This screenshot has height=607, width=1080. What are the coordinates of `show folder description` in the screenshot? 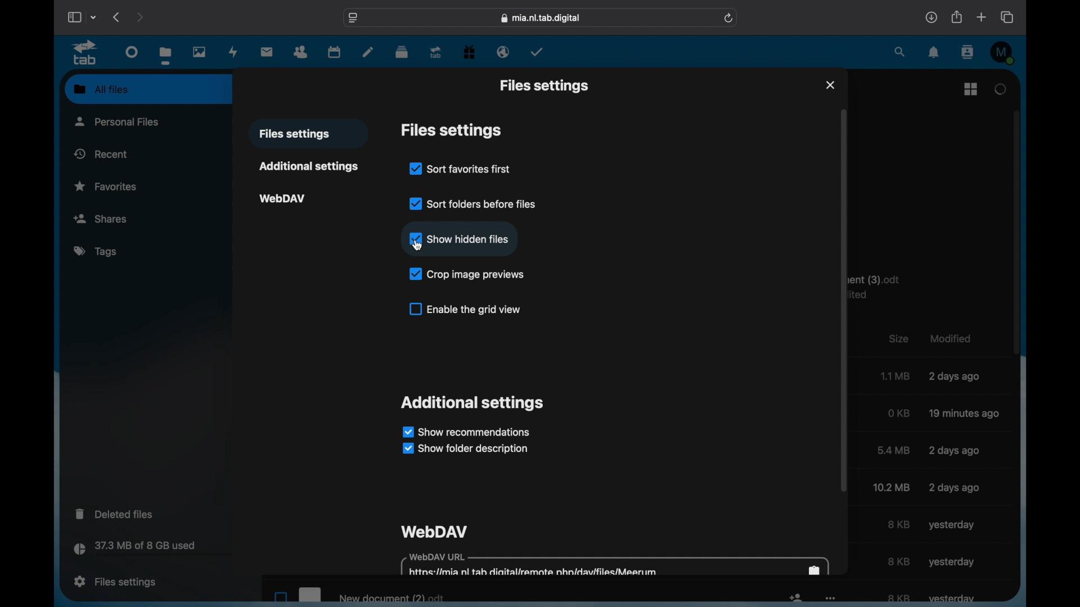 It's located at (466, 449).